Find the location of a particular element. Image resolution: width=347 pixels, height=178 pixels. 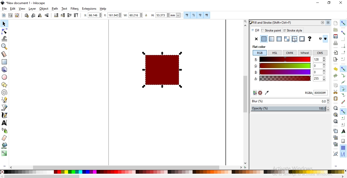

snap centers to objects is located at coordinates (343, 118).